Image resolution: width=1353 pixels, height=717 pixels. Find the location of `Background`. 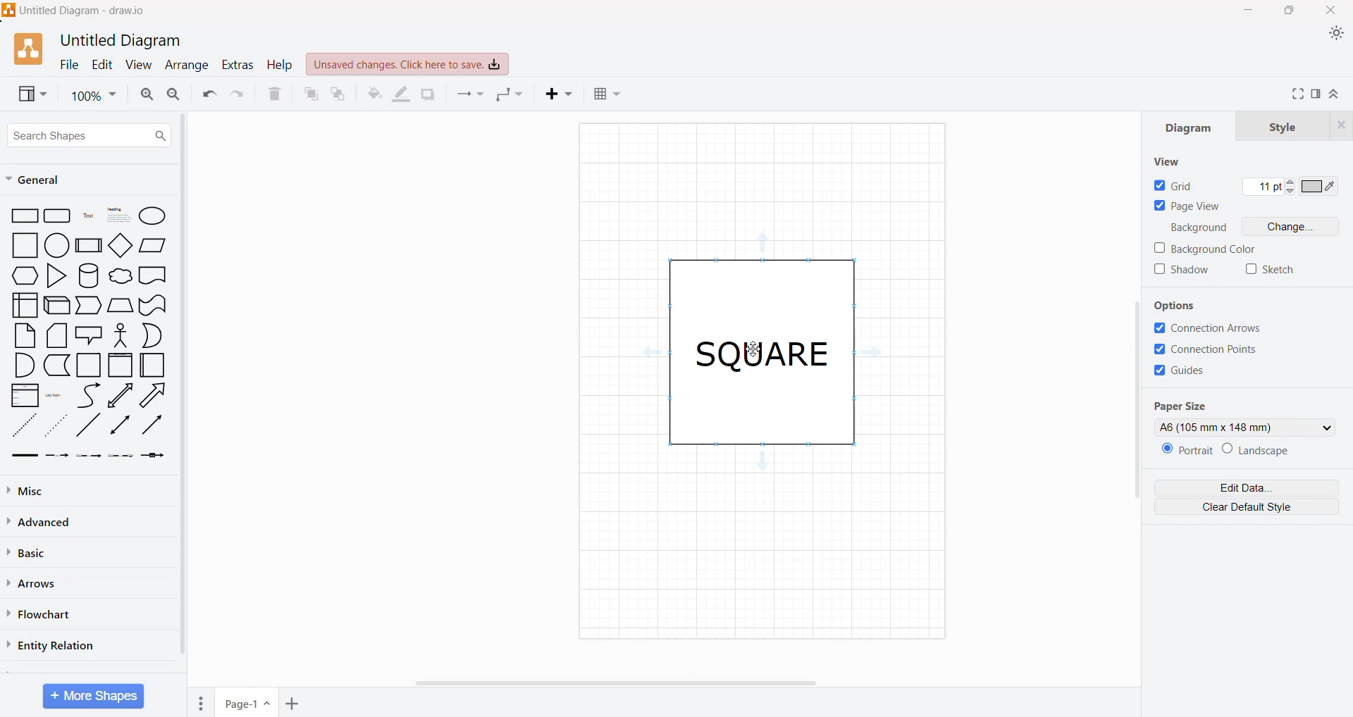

Background is located at coordinates (1200, 228).